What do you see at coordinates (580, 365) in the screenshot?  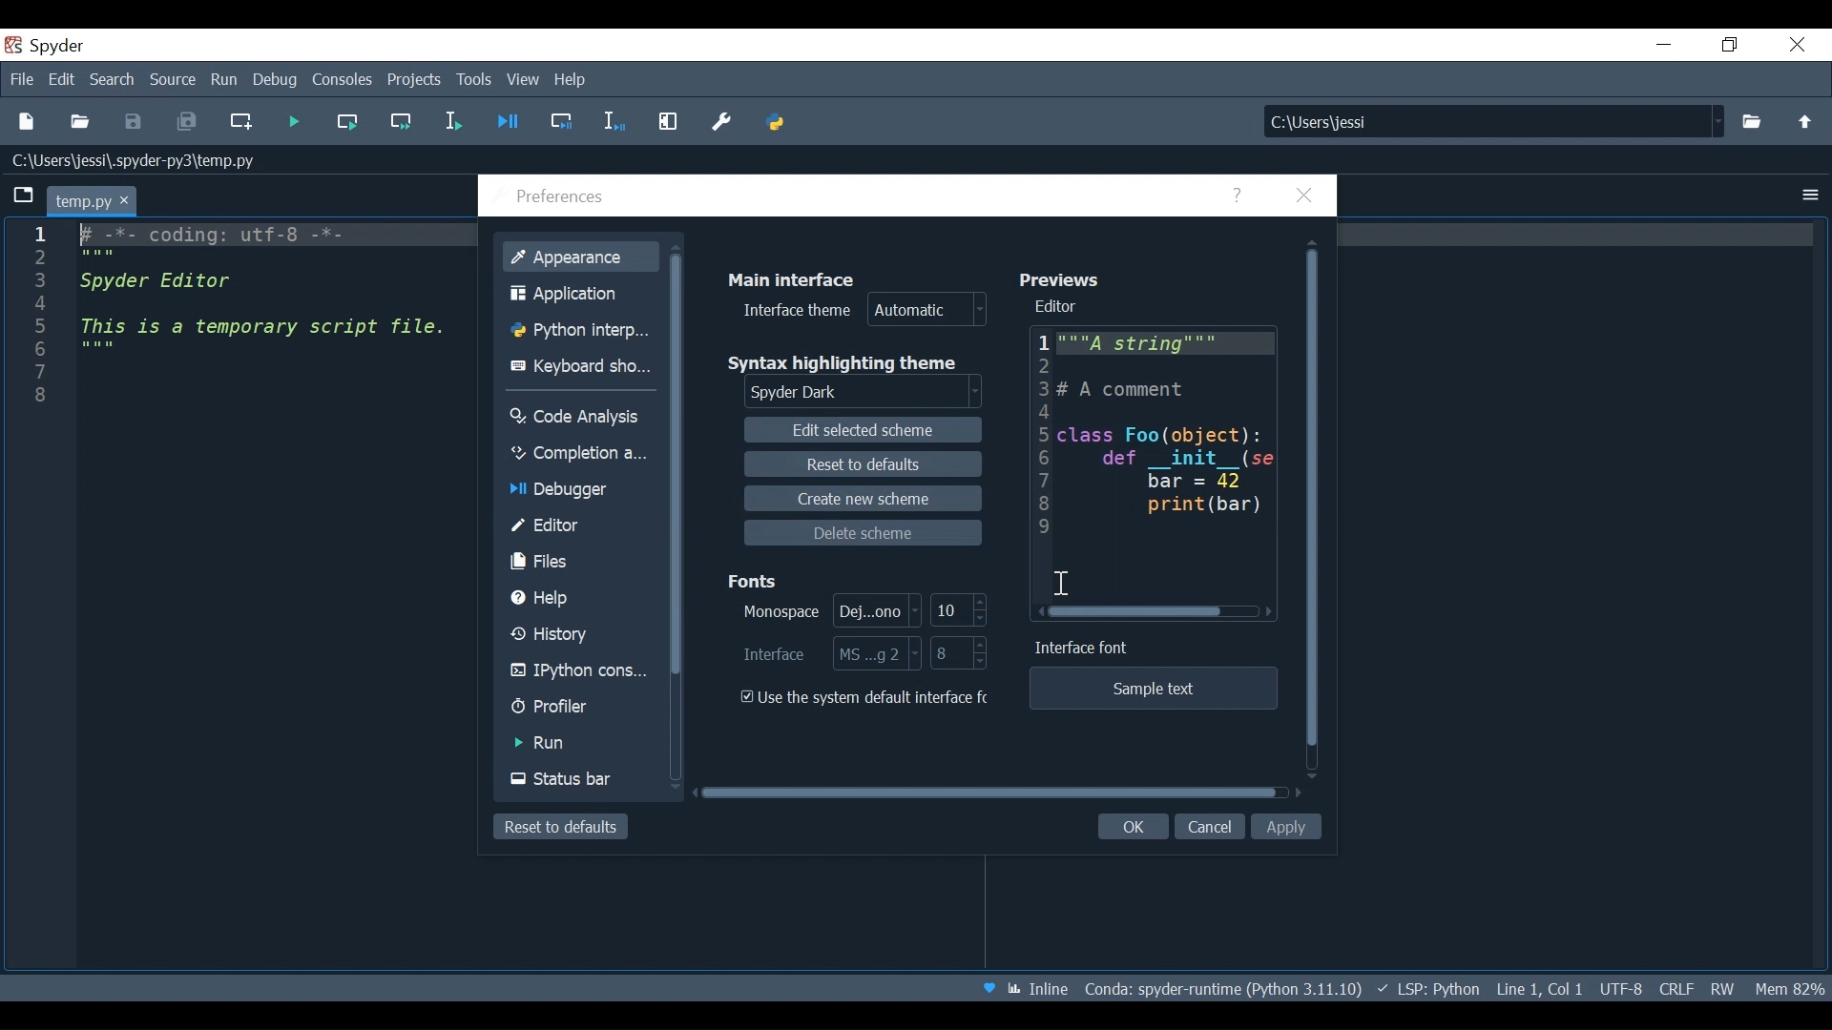 I see `Keyboard shortcut` at bounding box center [580, 365].